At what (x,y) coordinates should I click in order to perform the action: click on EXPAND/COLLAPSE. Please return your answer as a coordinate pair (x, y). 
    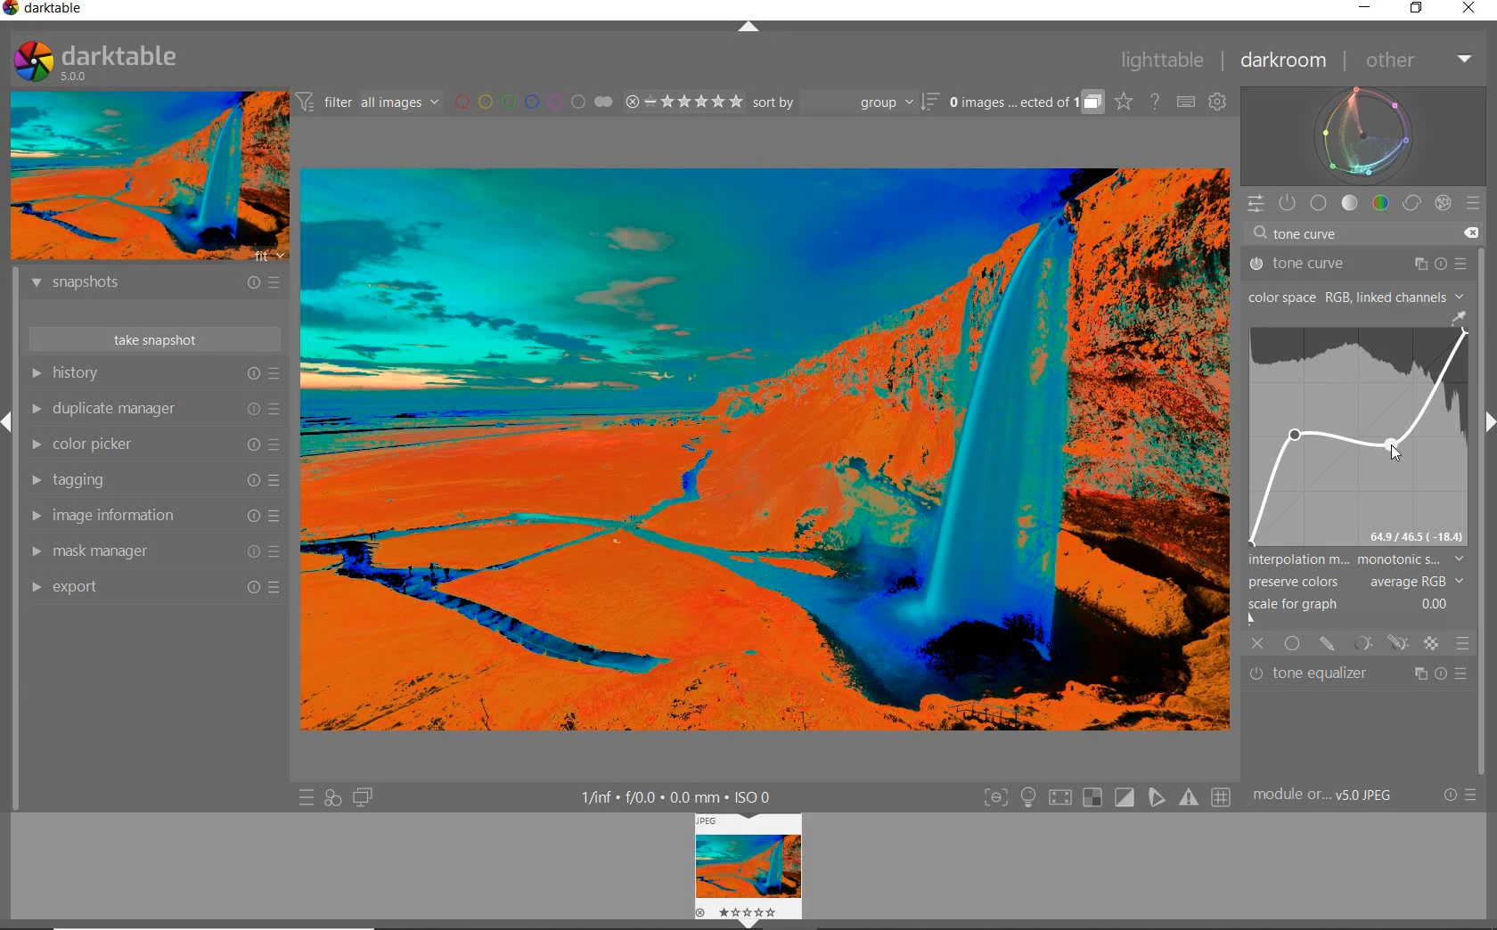
    Looking at the image, I should click on (750, 30).